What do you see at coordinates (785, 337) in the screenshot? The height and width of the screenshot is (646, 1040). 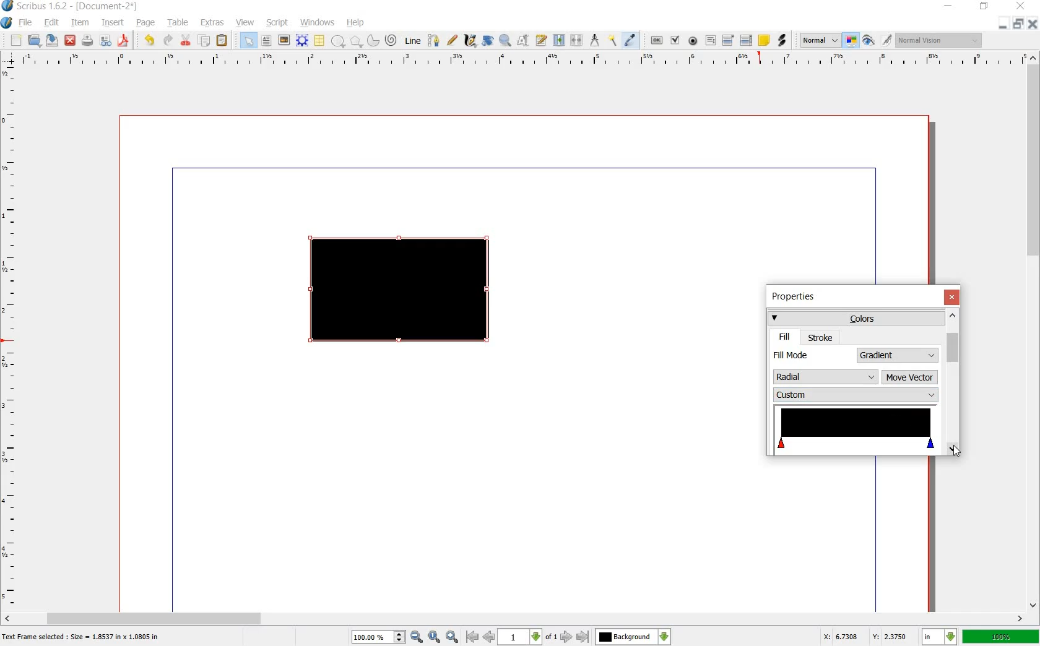 I see `fill` at bounding box center [785, 337].